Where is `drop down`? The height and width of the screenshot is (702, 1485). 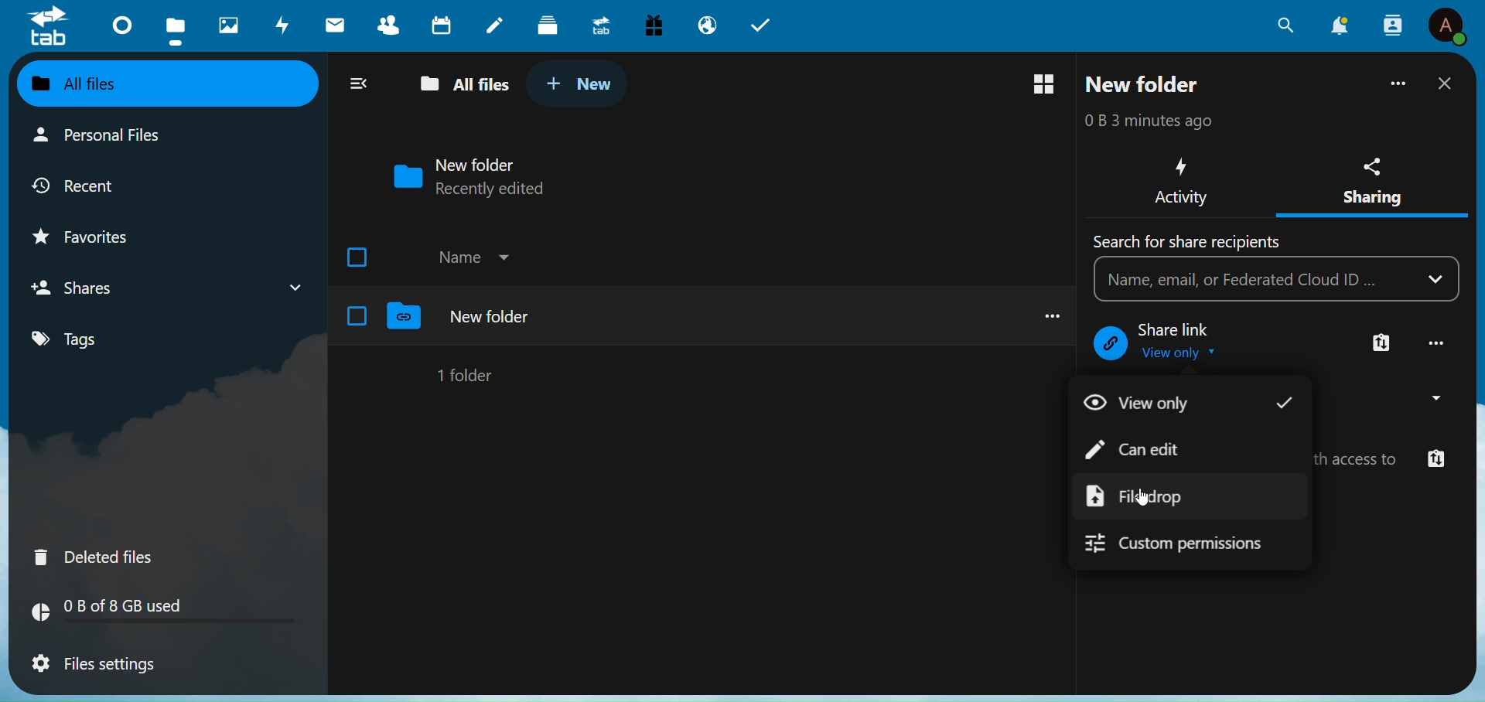 drop down is located at coordinates (1425, 399).